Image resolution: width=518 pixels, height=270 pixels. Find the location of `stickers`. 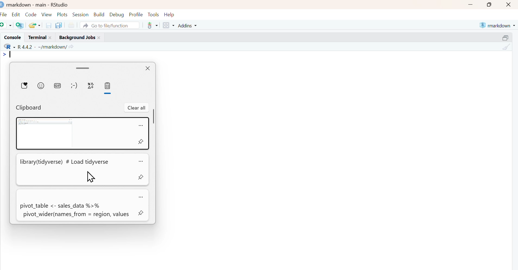

stickers is located at coordinates (24, 86).